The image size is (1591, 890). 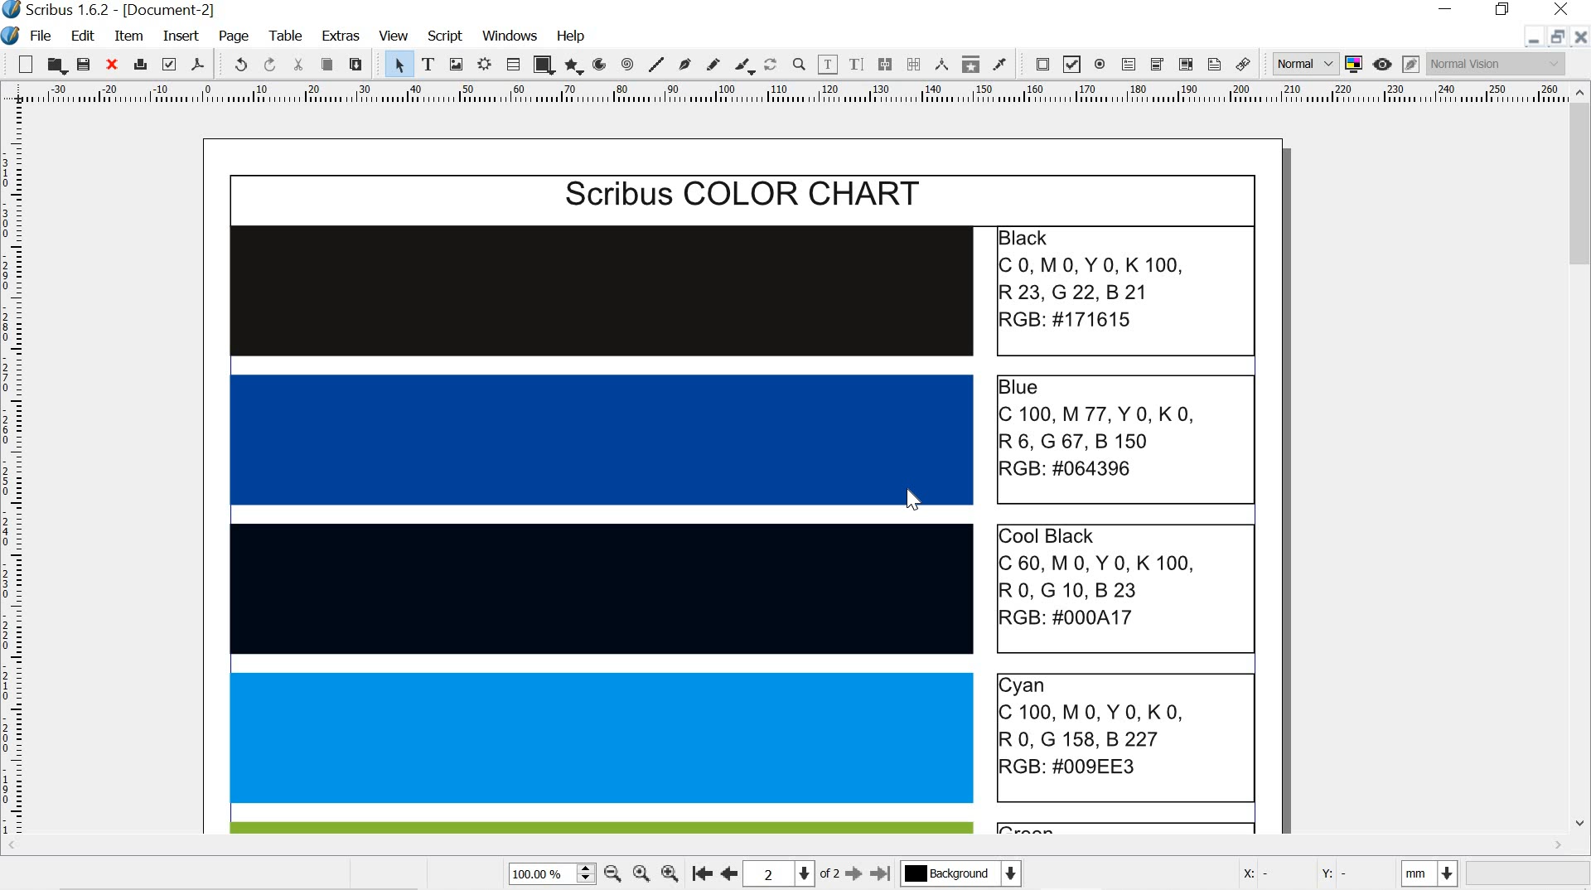 What do you see at coordinates (686, 64) in the screenshot?
I see `bezier curve` at bounding box center [686, 64].